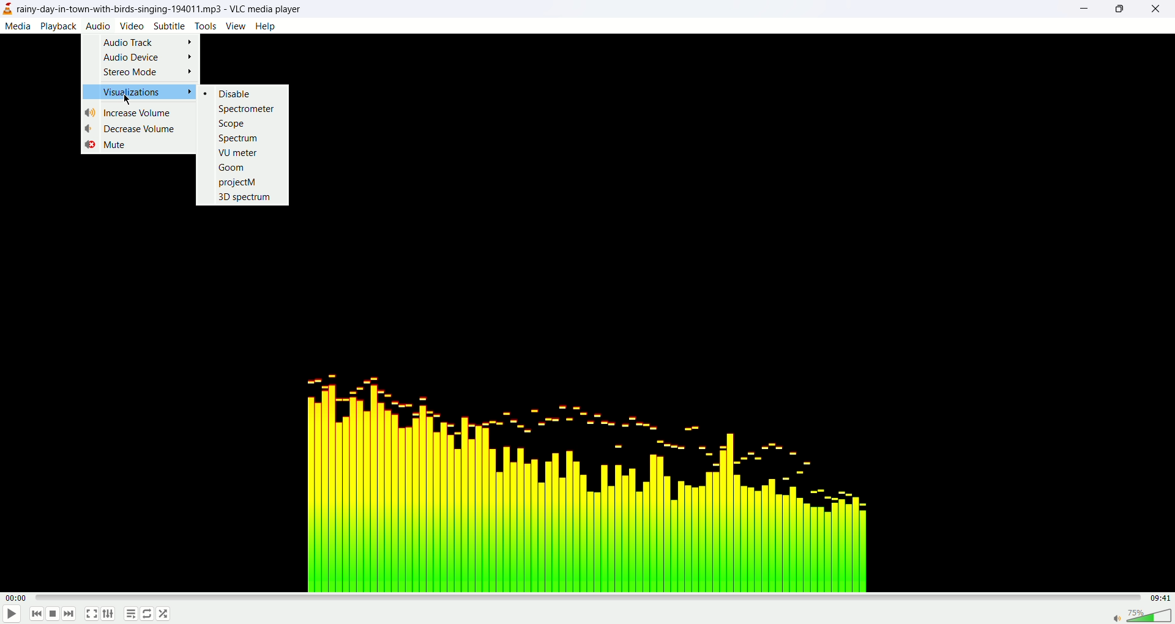  Describe the element at coordinates (241, 152) in the screenshot. I see `VU meter` at that location.